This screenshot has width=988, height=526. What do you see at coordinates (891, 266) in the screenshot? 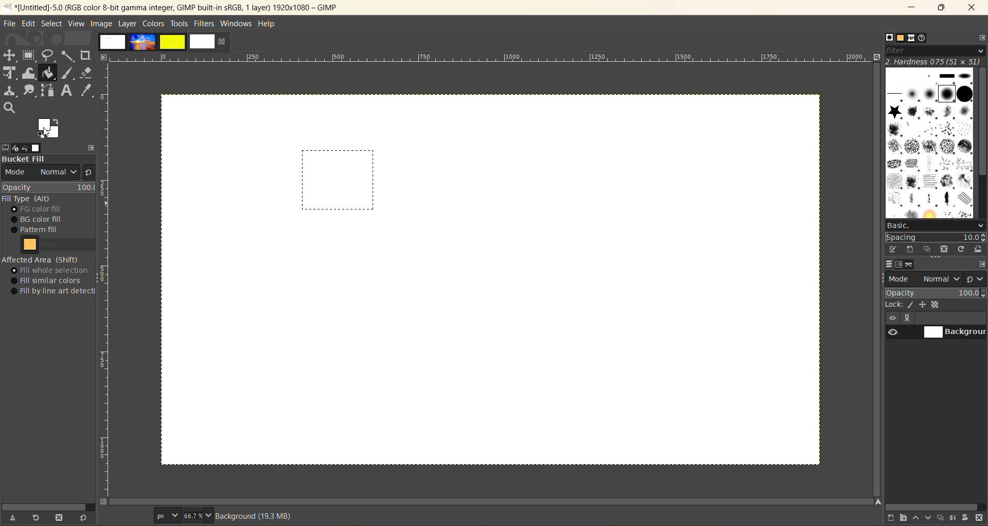
I see `layers` at bounding box center [891, 266].